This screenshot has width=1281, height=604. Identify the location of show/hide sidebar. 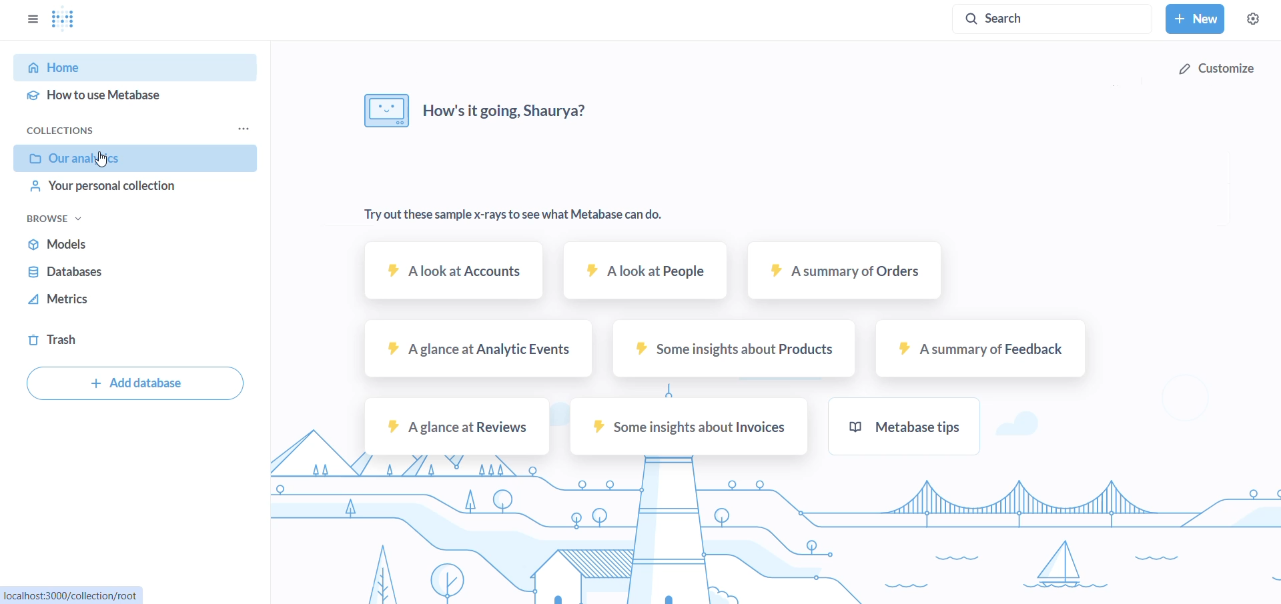
(29, 18).